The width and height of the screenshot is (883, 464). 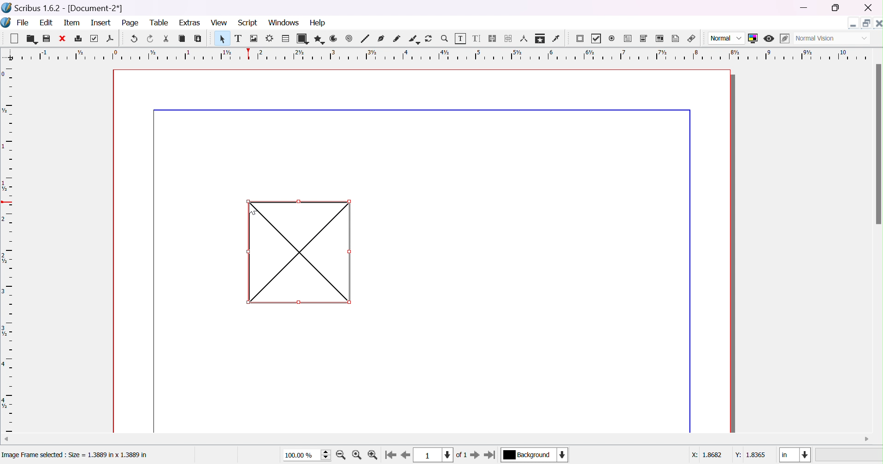 What do you see at coordinates (319, 22) in the screenshot?
I see `help` at bounding box center [319, 22].